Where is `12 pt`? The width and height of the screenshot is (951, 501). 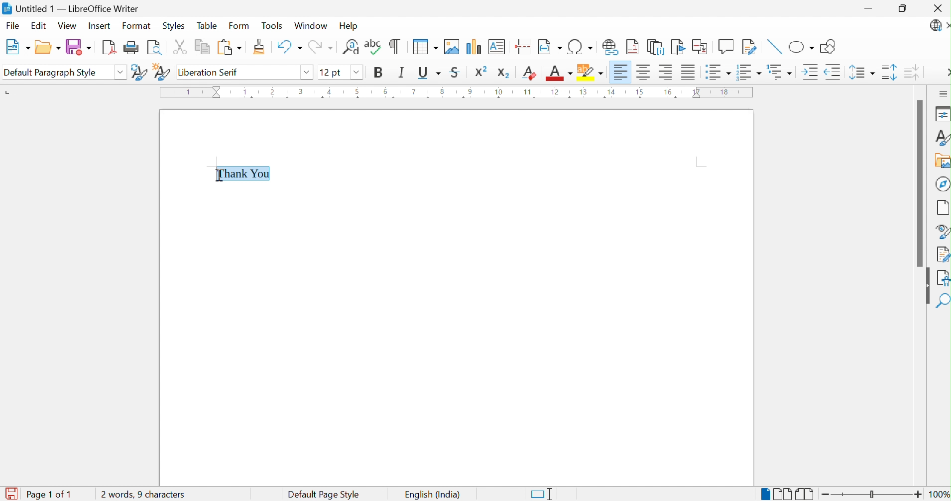 12 pt is located at coordinates (332, 71).